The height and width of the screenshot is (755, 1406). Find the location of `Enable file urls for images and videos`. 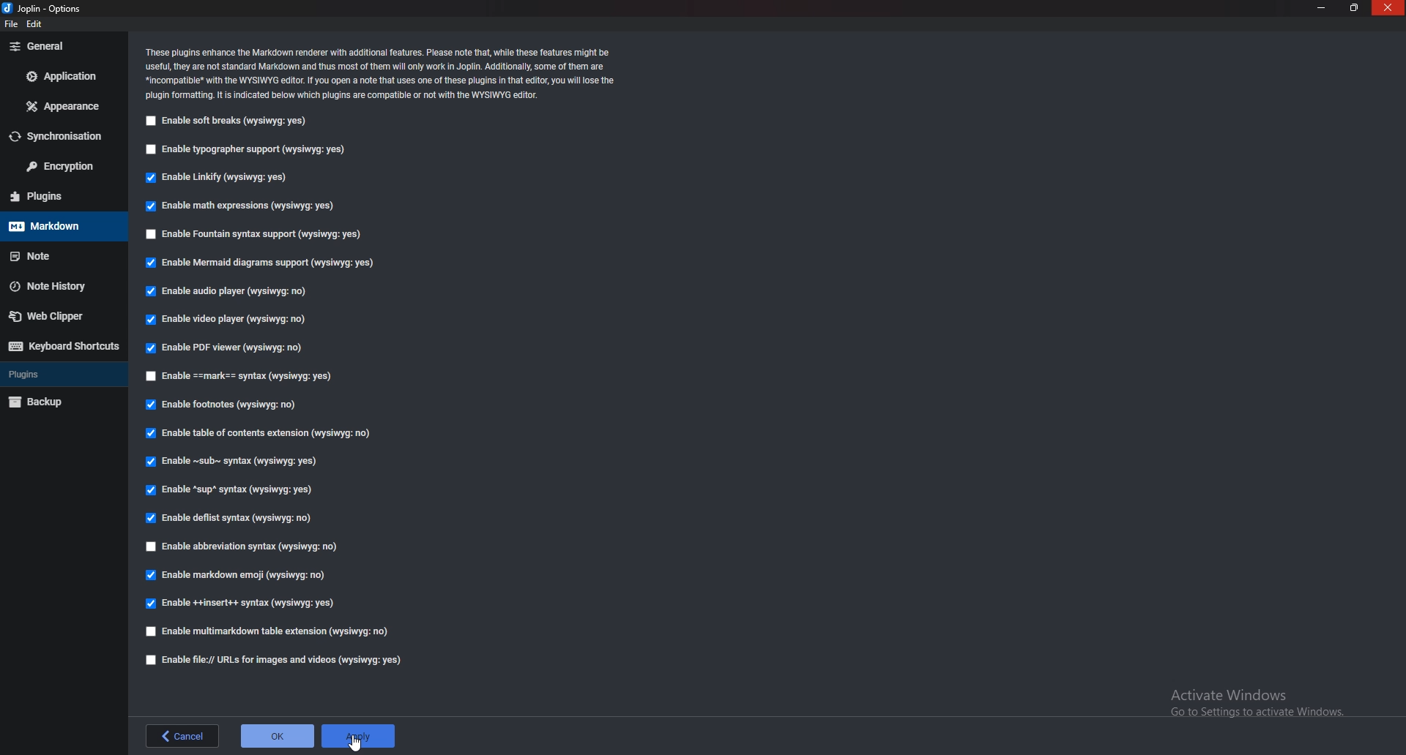

Enable file urls for images and videos is located at coordinates (279, 660).